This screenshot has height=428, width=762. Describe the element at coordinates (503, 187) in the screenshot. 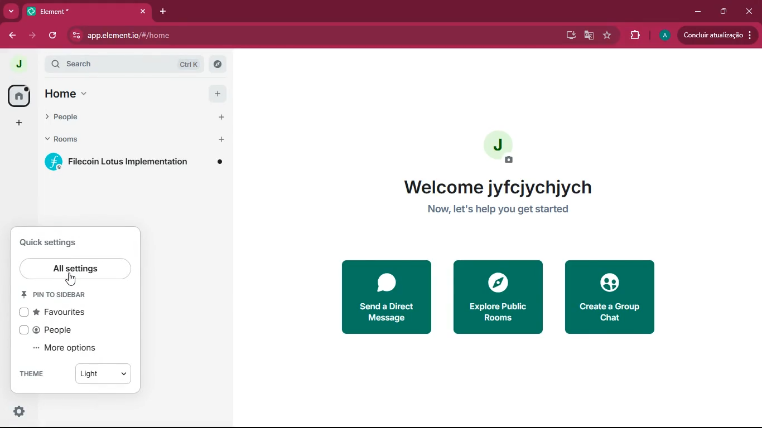

I see `Welcome jyfcjychjych` at that location.